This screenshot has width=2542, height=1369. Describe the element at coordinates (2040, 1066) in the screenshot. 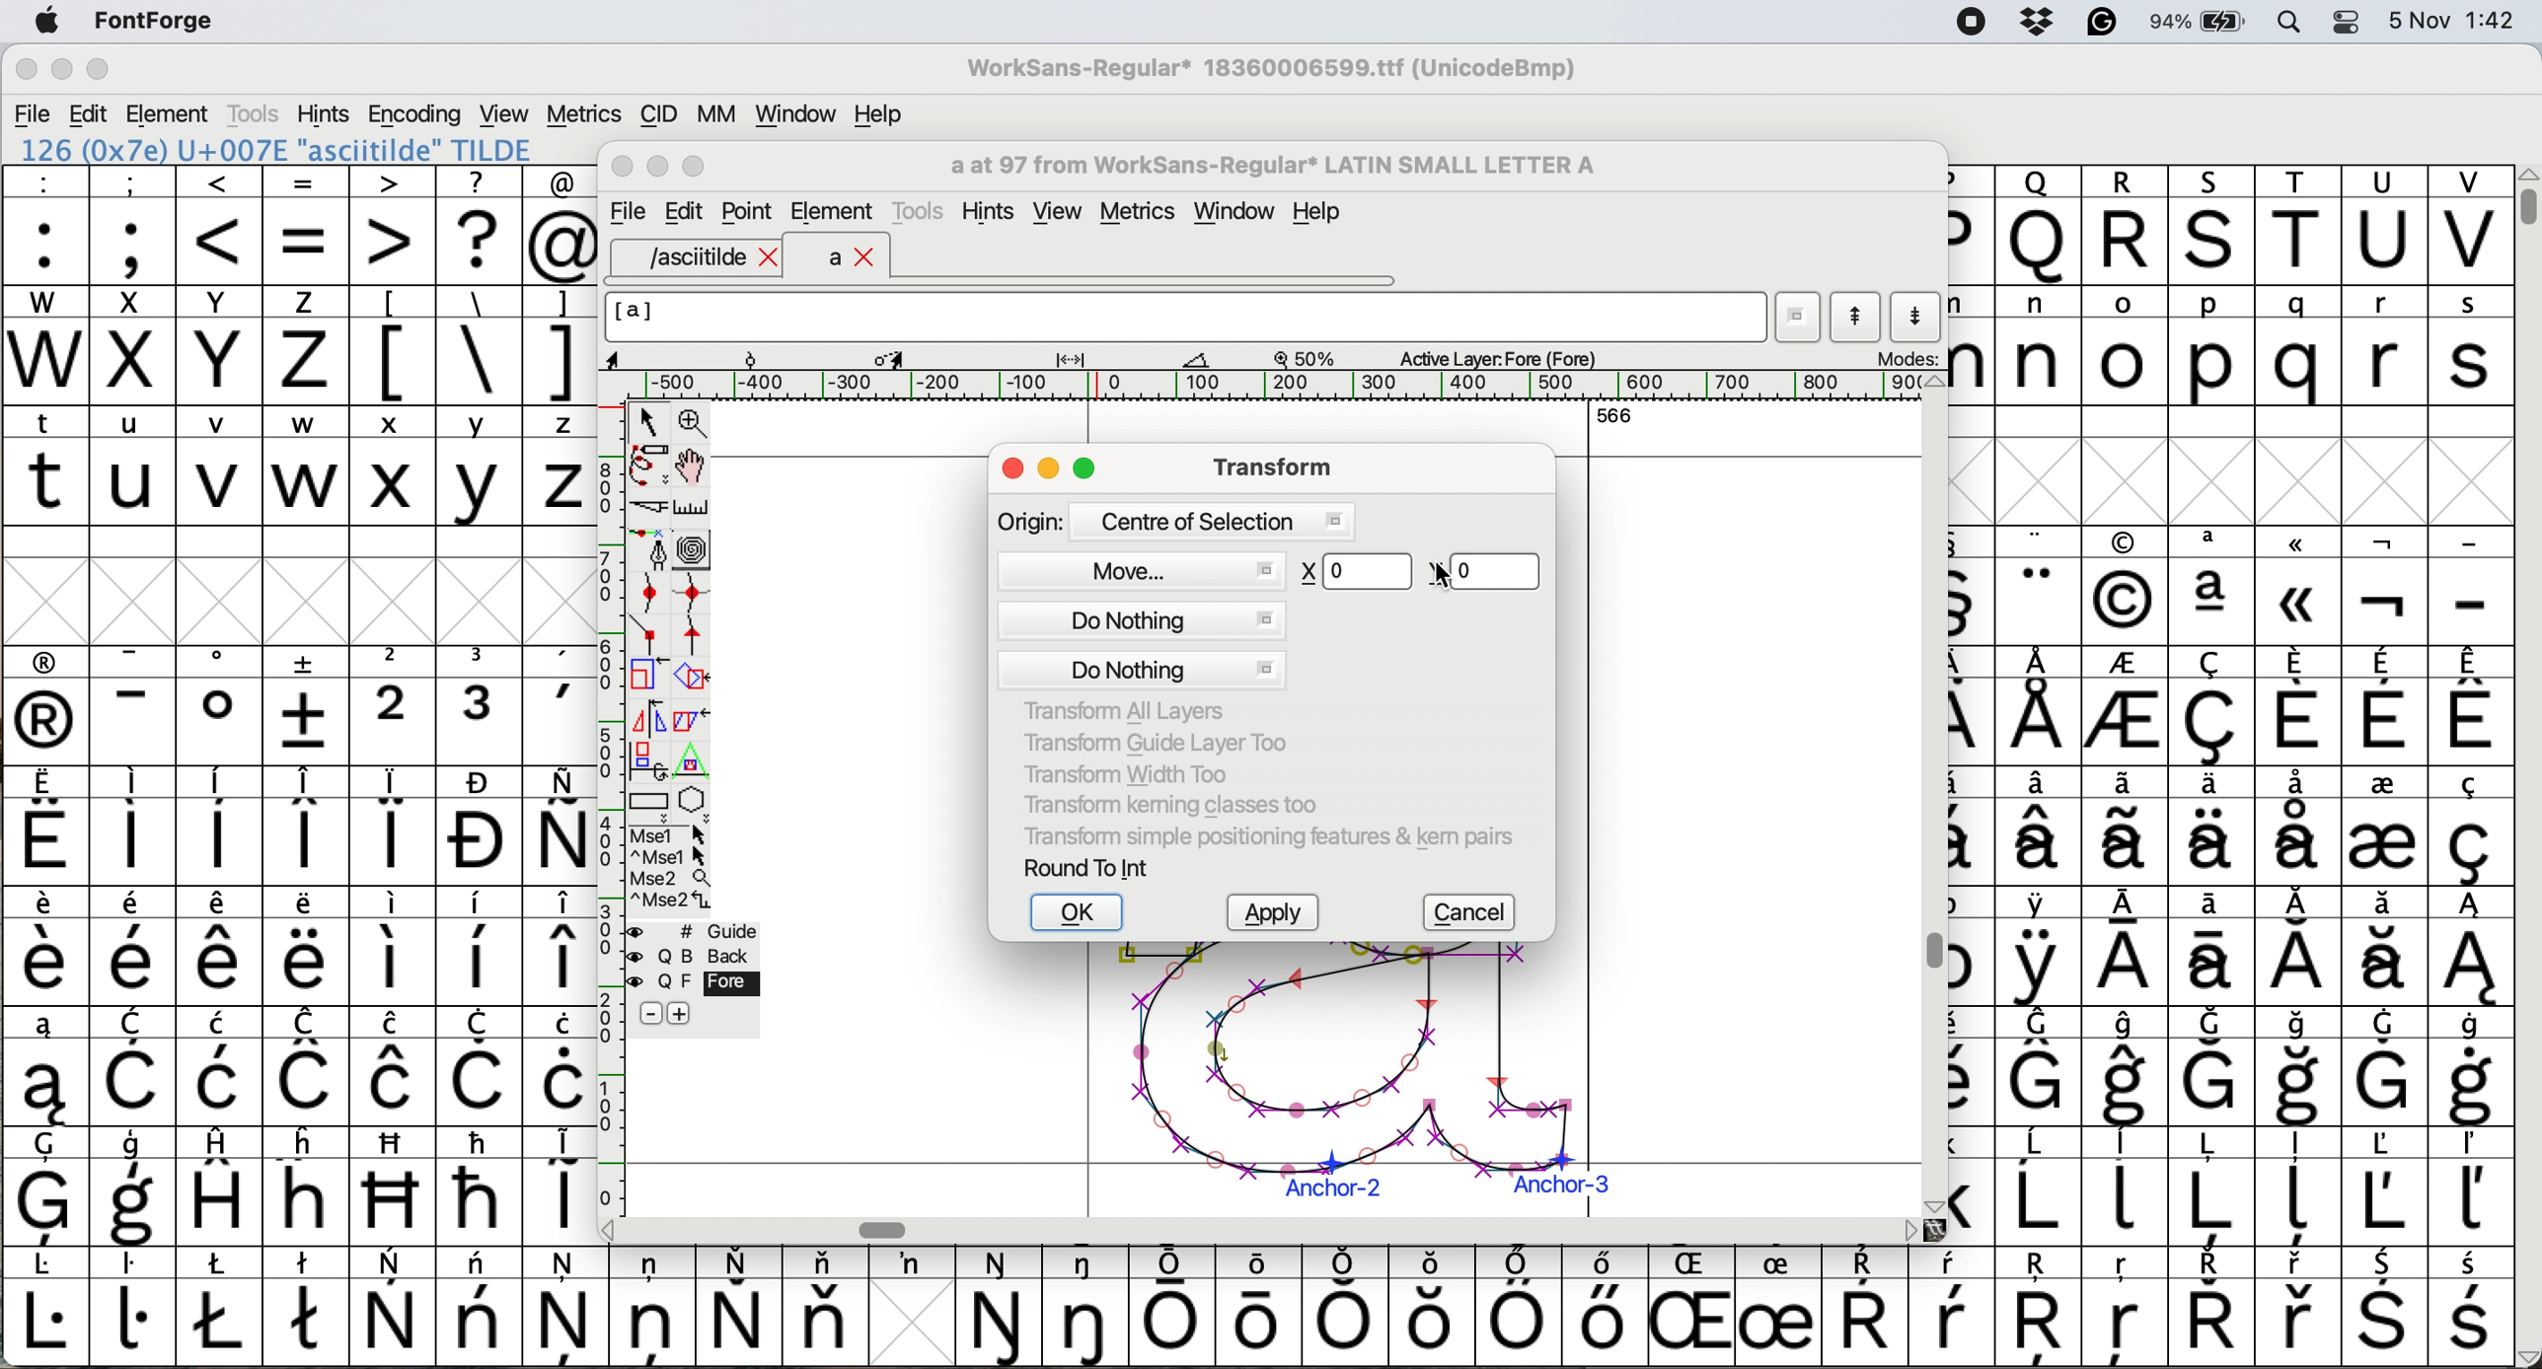

I see `symbol` at that location.